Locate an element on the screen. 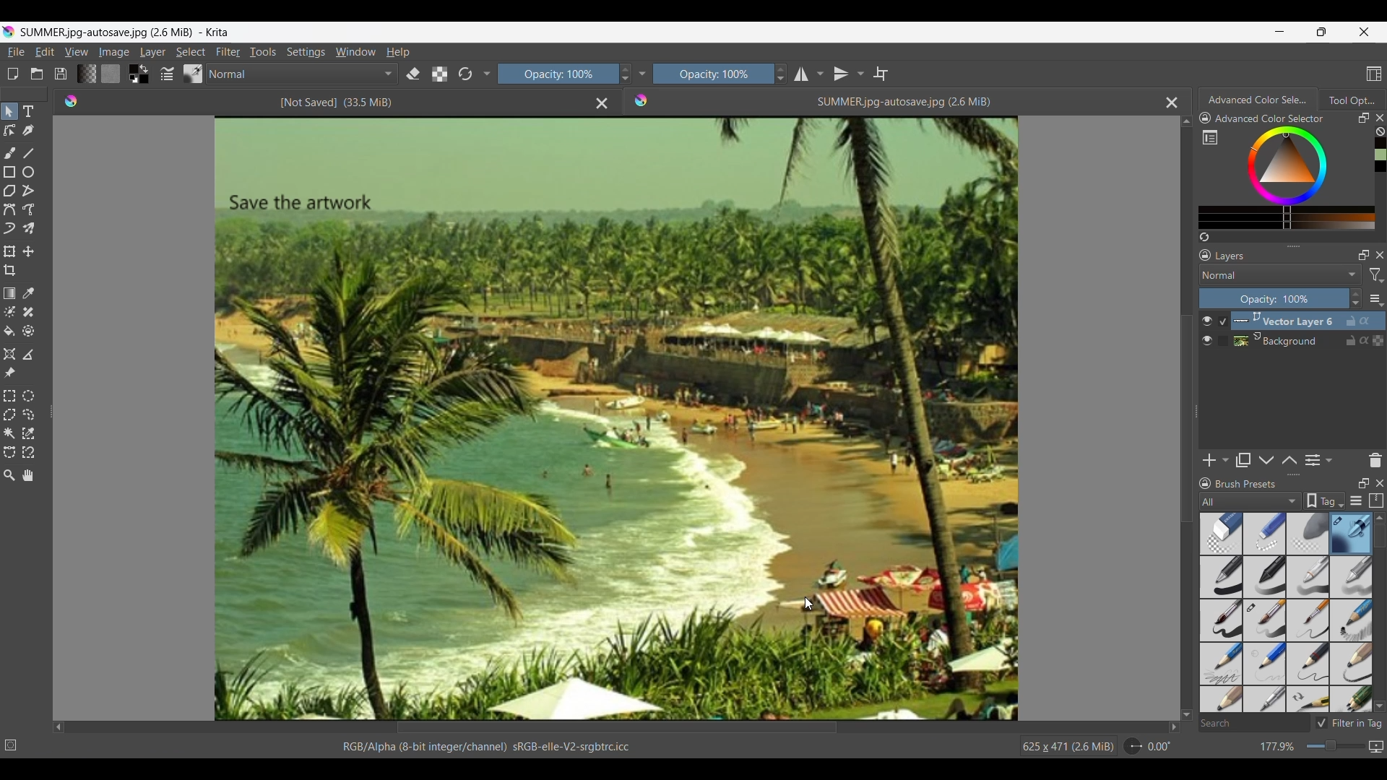 Image resolution: width=1387 pixels, height=780 pixels. View is located at coordinates (77, 52).